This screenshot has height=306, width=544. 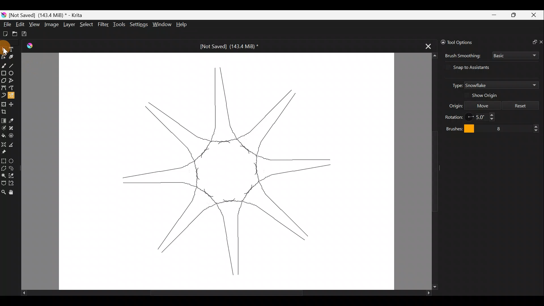 I want to click on Window, so click(x=161, y=25).